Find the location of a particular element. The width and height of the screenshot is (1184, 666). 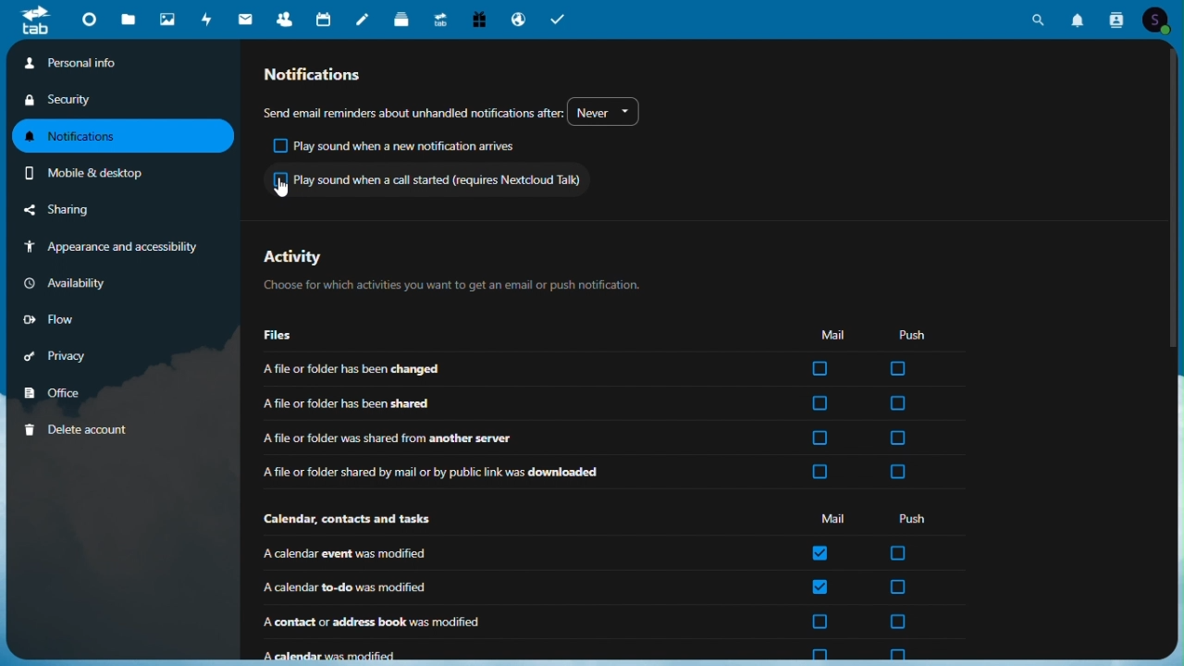

Email hosting is located at coordinates (520, 18).